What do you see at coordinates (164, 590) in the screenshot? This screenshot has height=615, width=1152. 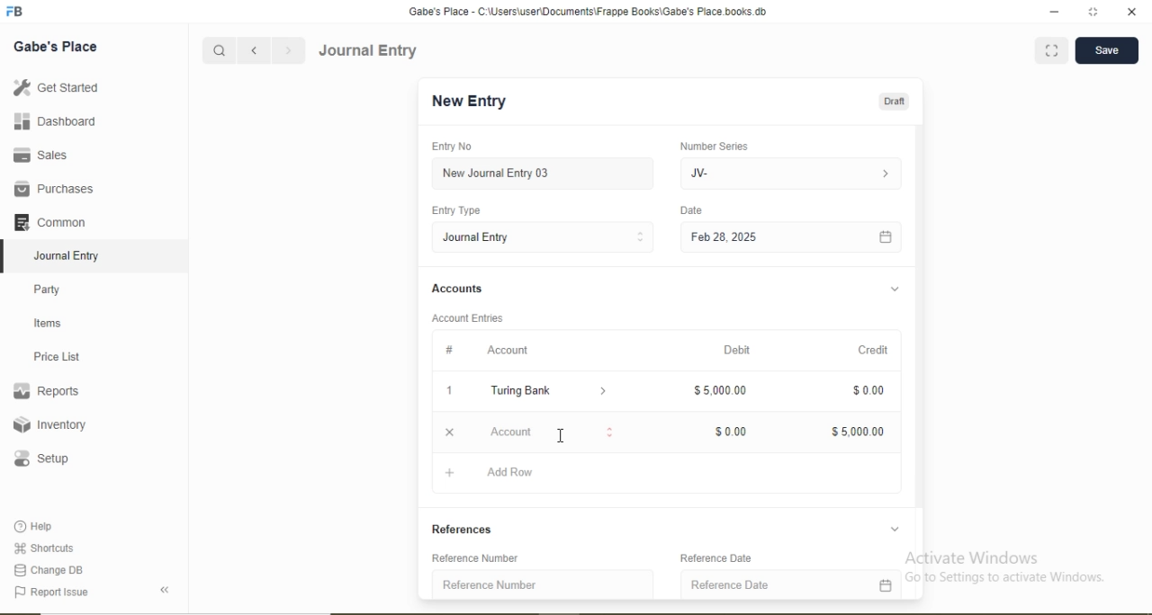 I see `Back` at bounding box center [164, 590].